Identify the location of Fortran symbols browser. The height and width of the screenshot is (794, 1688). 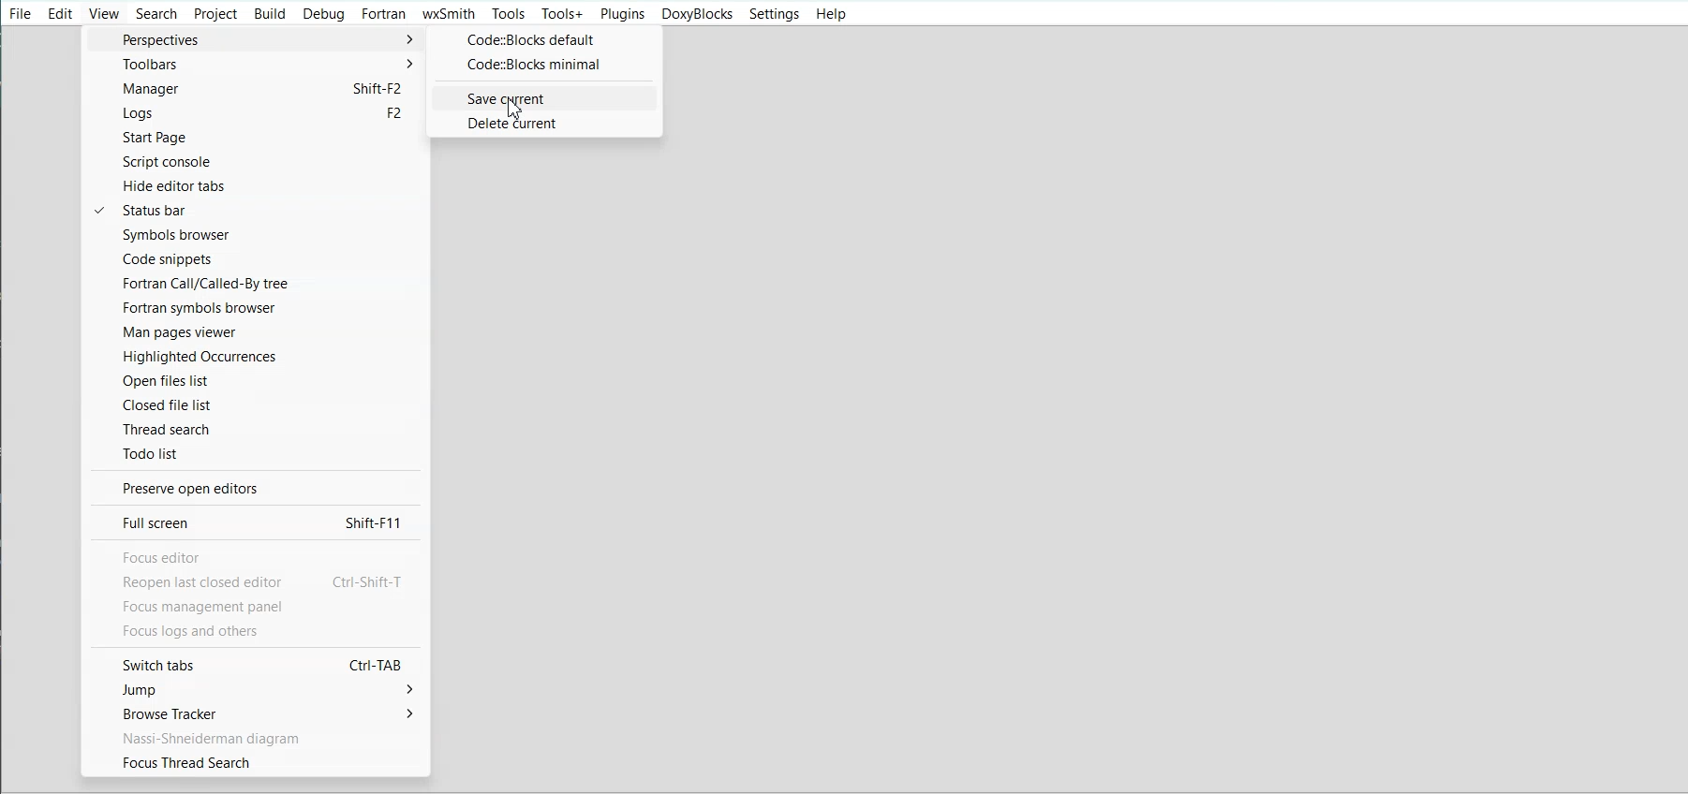
(255, 306).